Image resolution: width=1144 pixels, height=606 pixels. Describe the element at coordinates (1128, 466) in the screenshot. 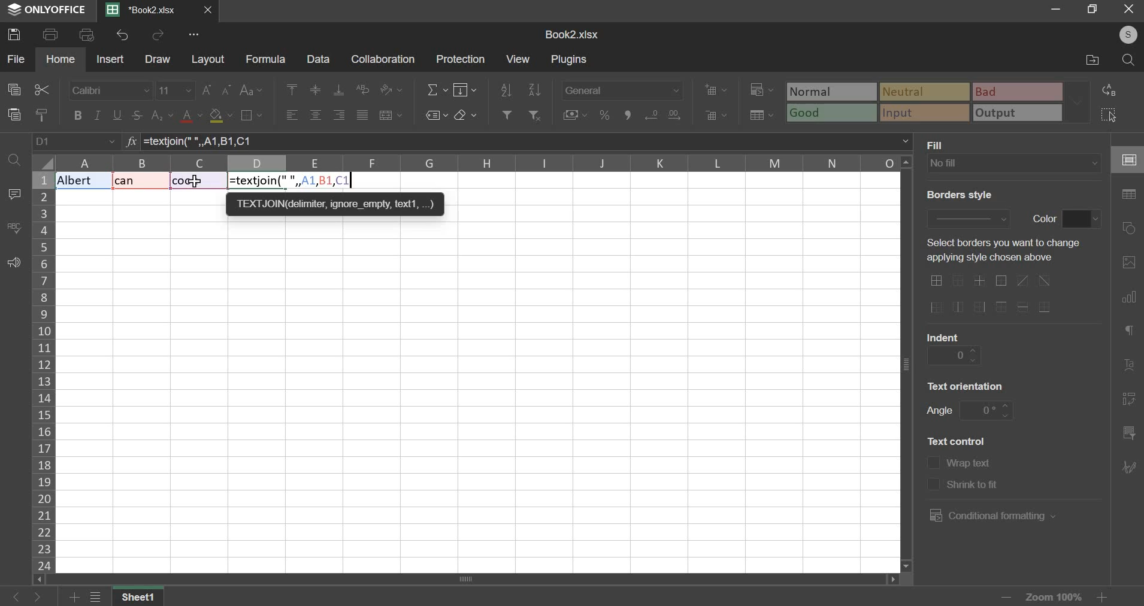

I see `signature` at that location.